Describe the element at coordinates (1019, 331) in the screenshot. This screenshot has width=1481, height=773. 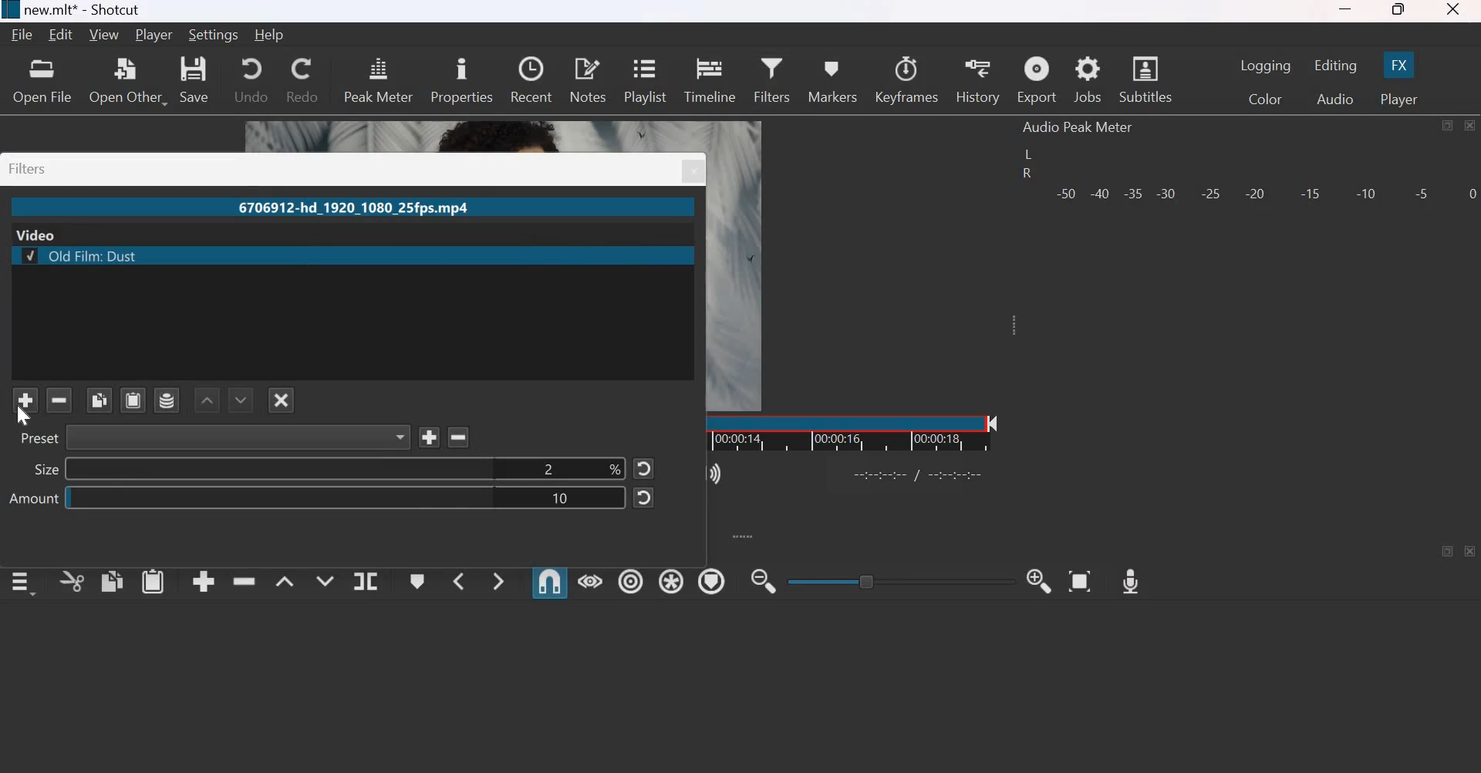
I see `expand` at that location.